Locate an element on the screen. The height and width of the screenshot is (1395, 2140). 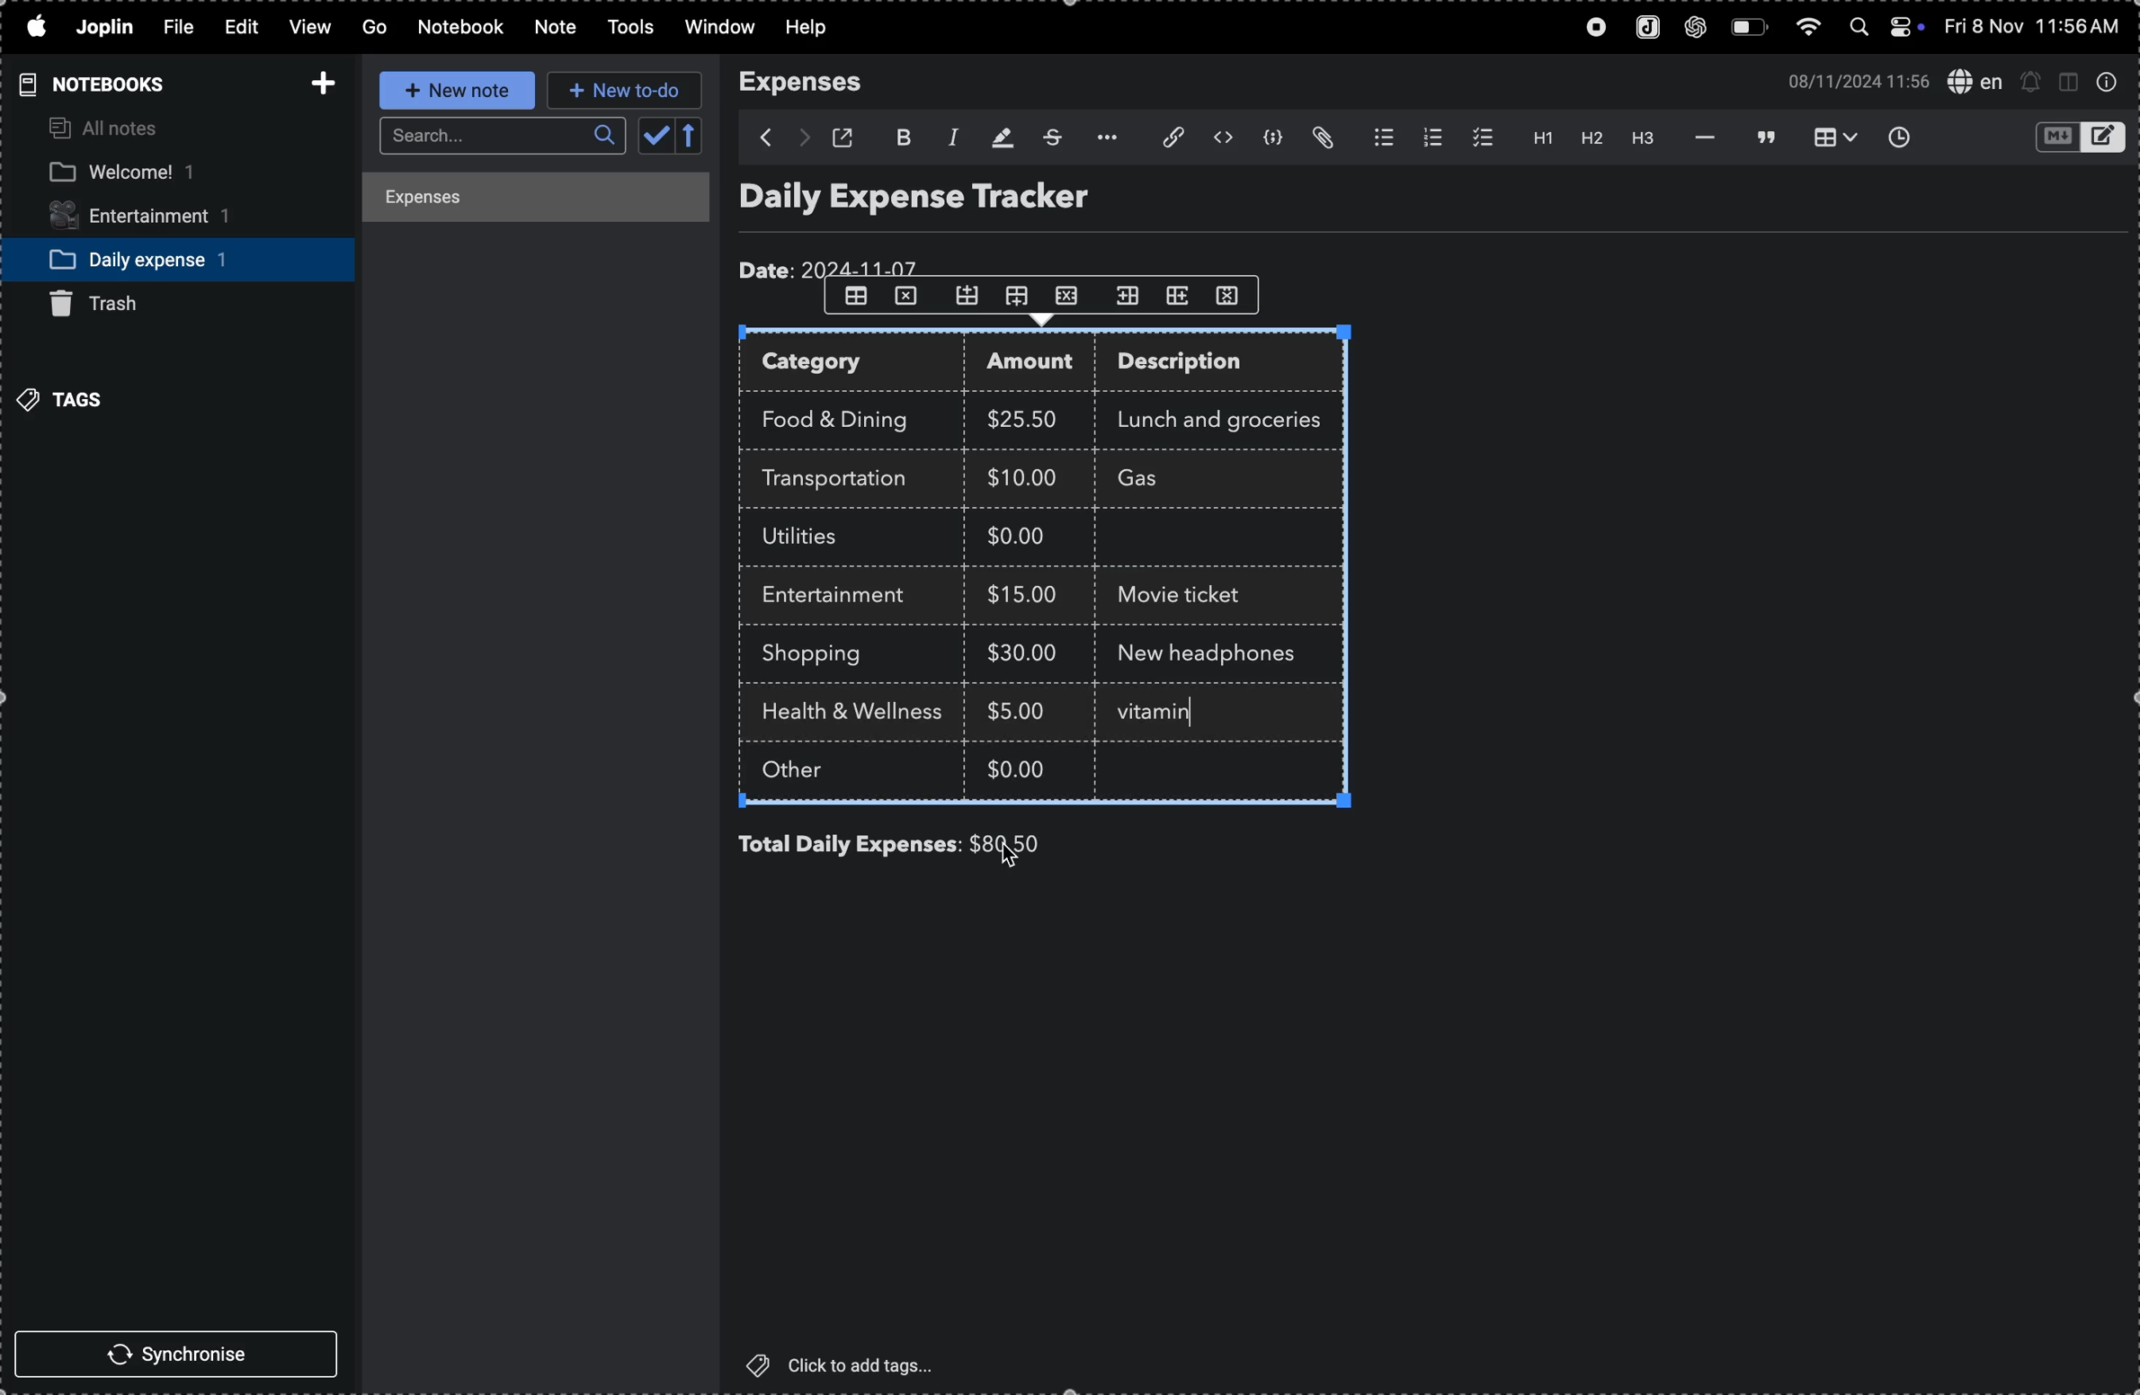
food and drink is located at coordinates (844, 416).